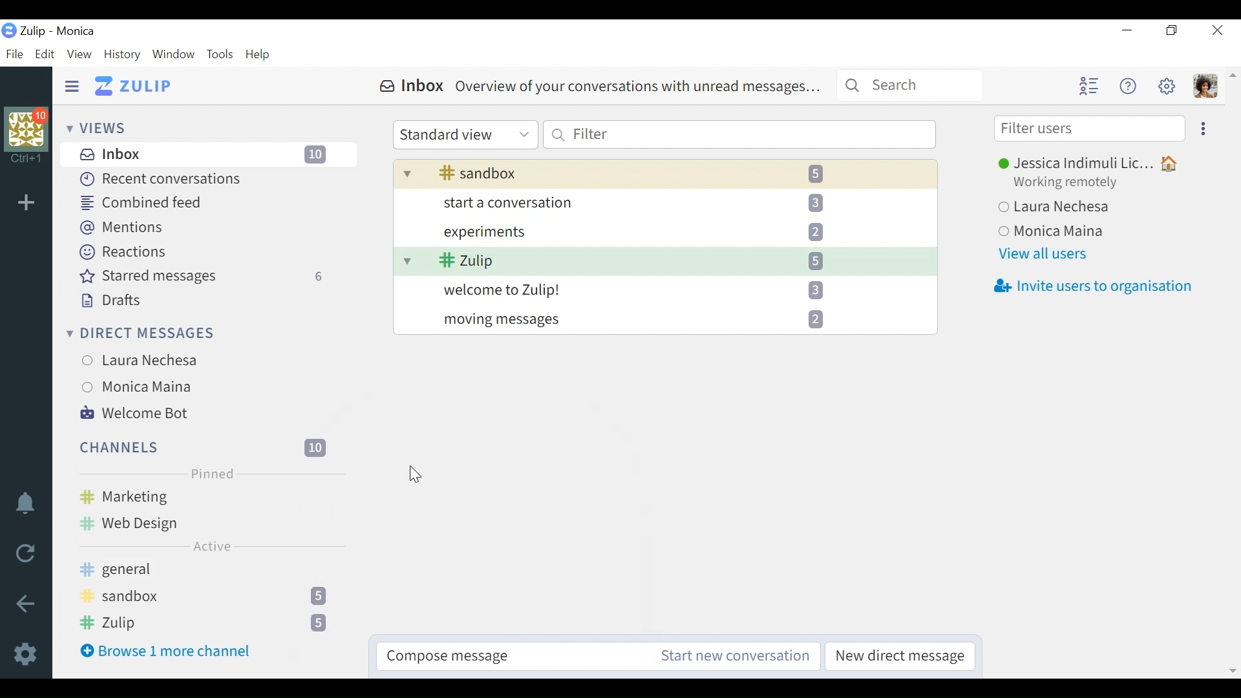  What do you see at coordinates (464, 135) in the screenshot?
I see `Standard View` at bounding box center [464, 135].